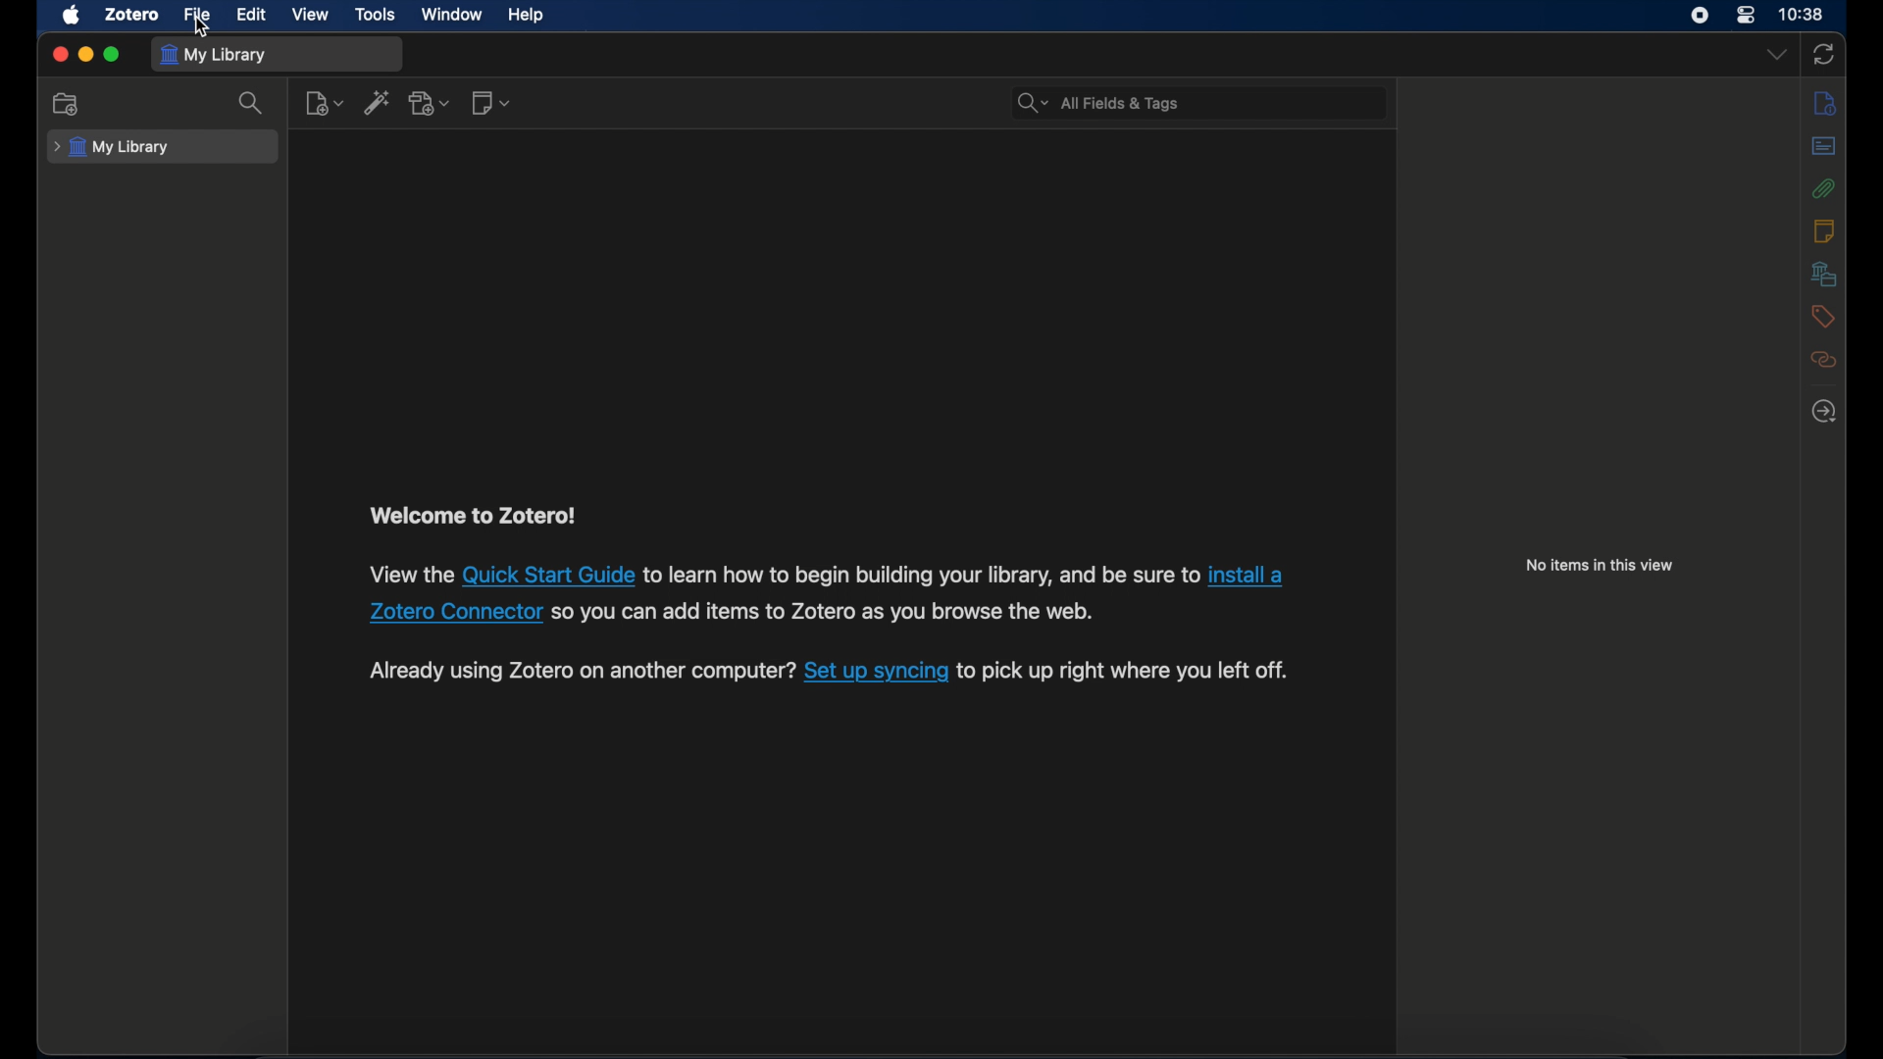  I want to click on apple, so click(72, 16).